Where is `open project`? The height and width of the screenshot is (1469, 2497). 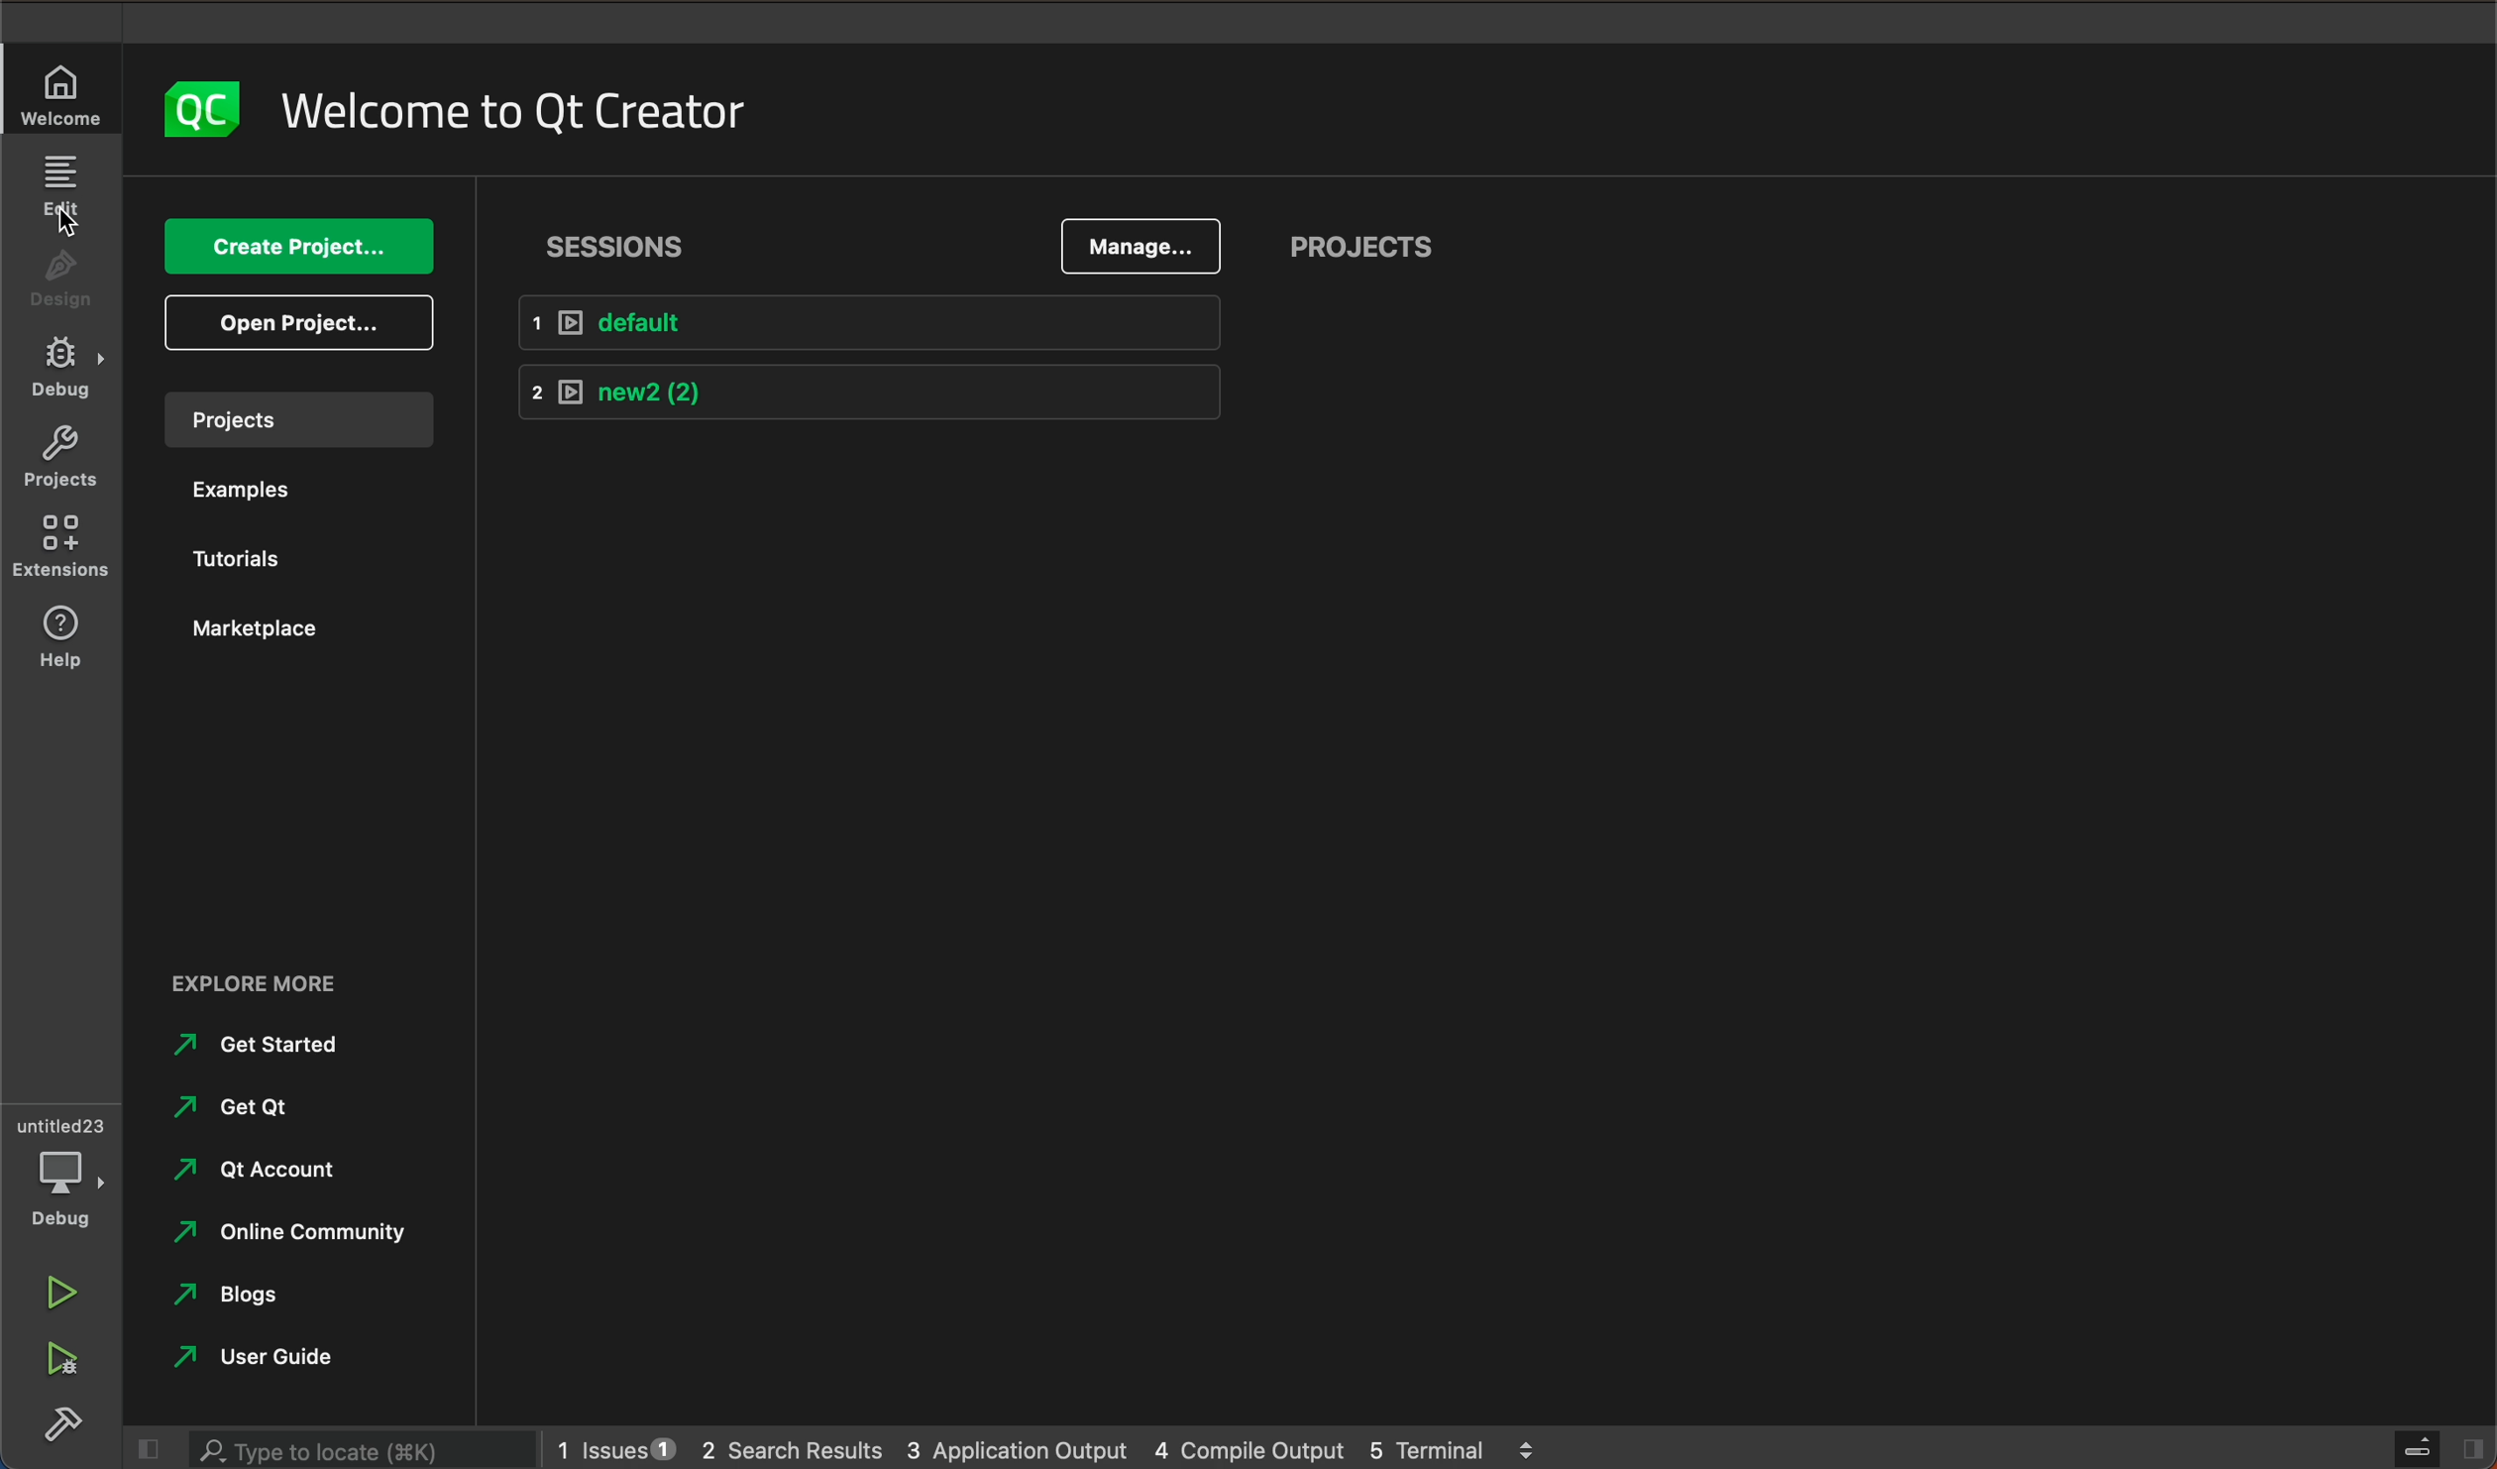 open project is located at coordinates (290, 324).